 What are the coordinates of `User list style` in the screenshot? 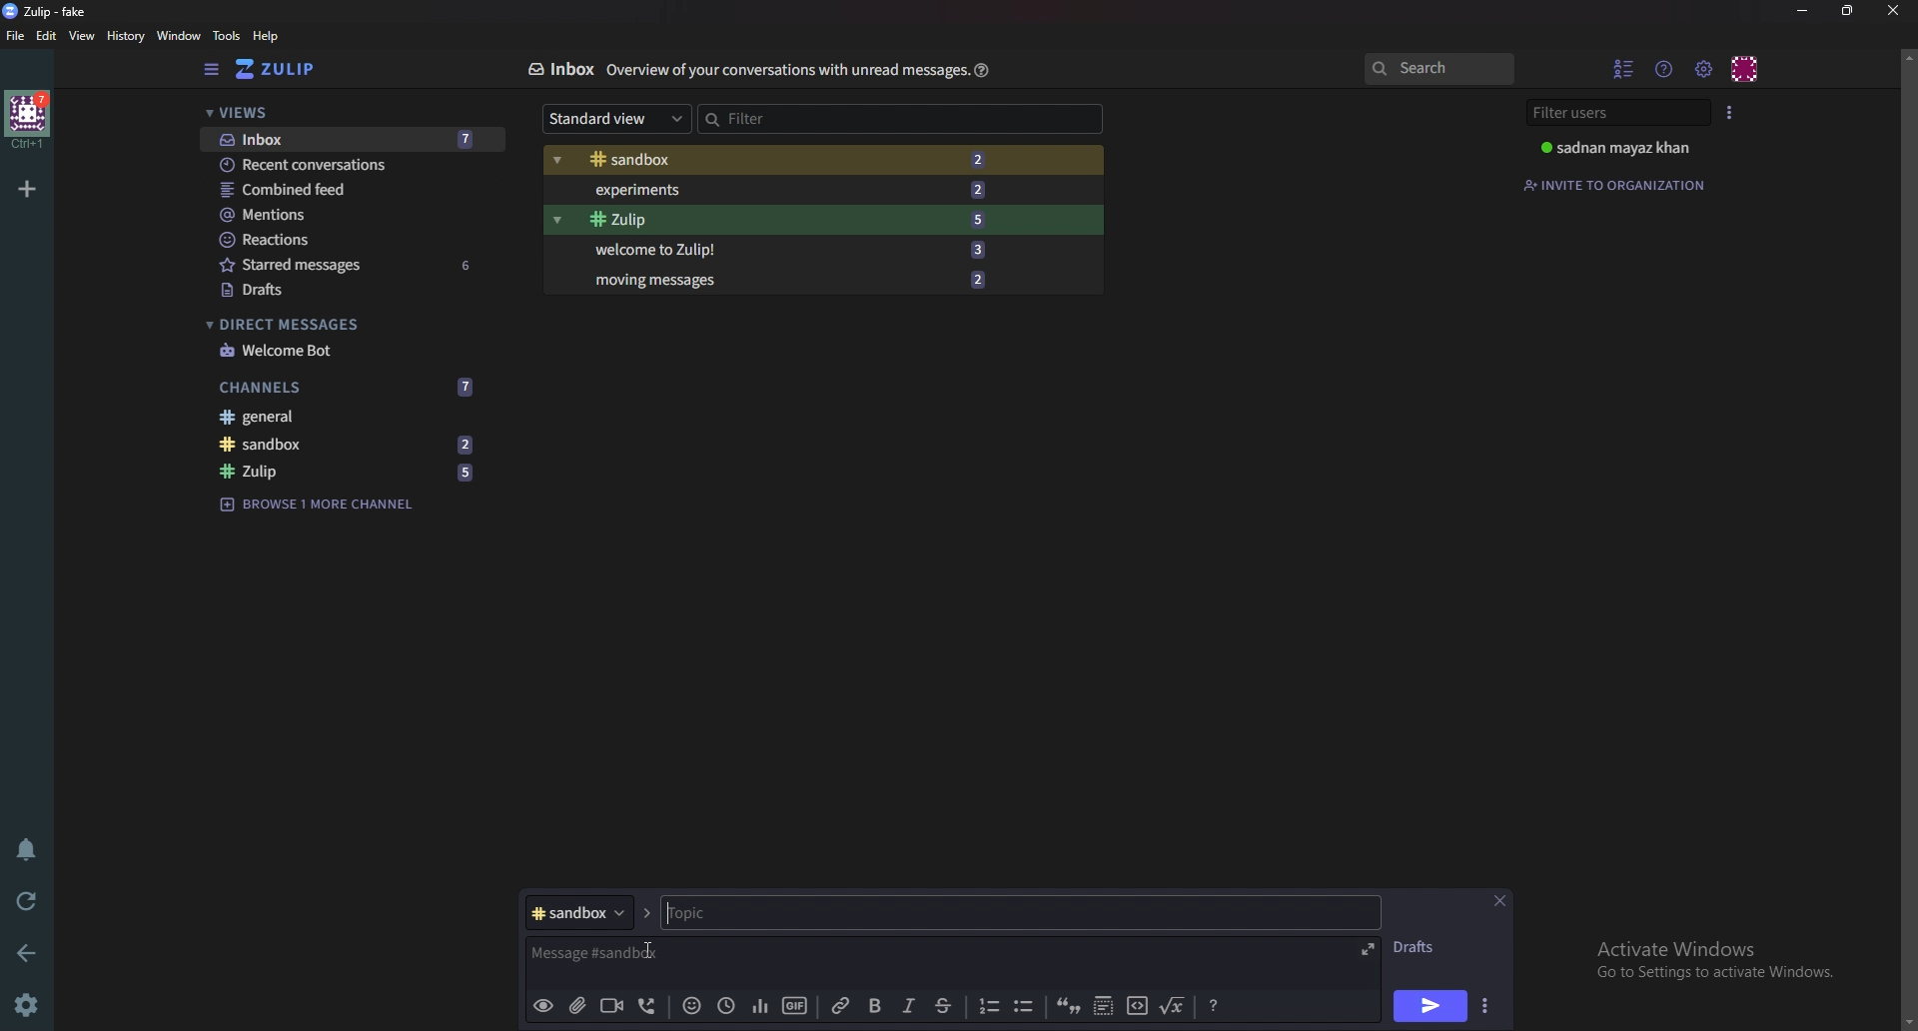 It's located at (1729, 112).